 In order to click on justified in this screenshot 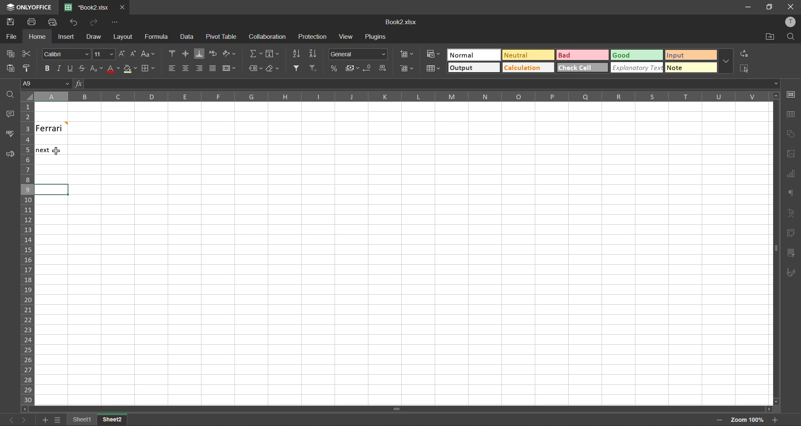, I will do `click(214, 69)`.